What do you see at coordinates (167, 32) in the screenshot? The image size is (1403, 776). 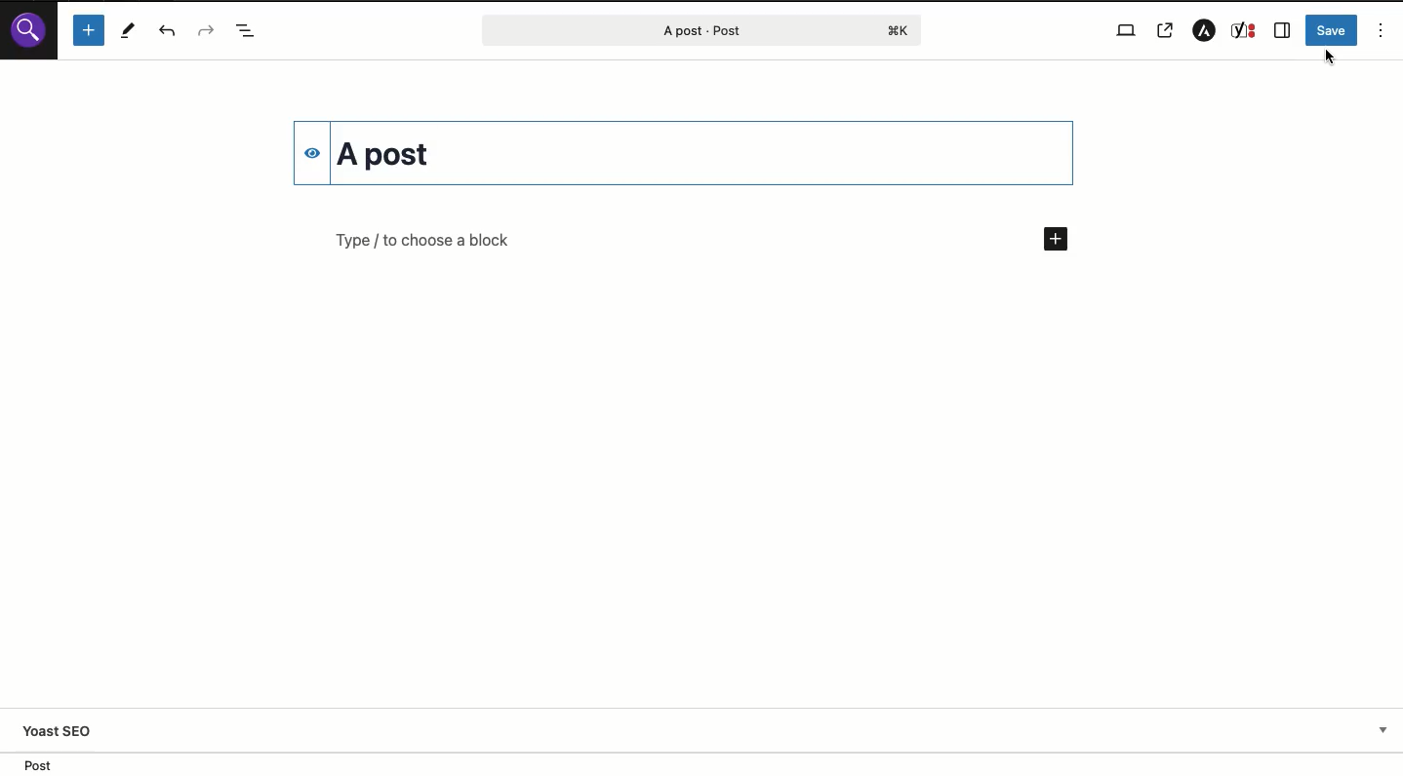 I see `UNDO` at bounding box center [167, 32].